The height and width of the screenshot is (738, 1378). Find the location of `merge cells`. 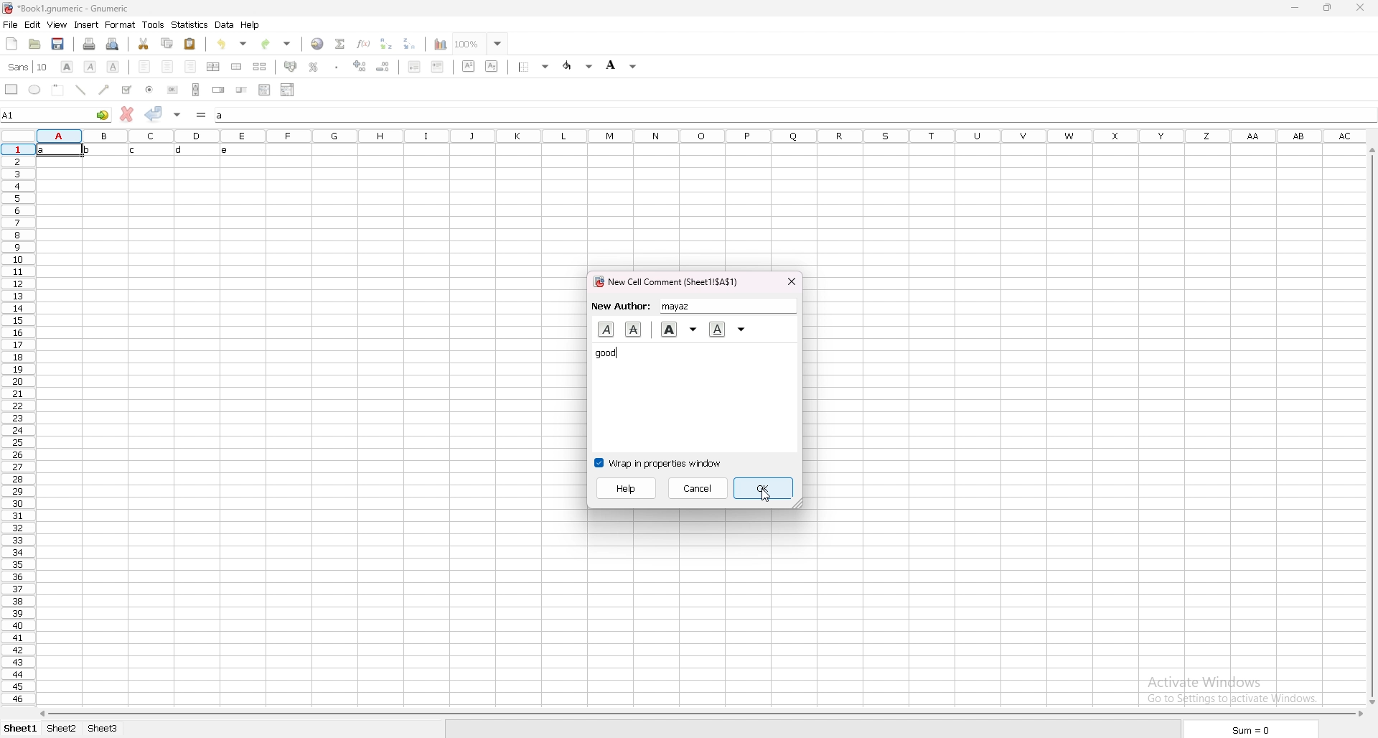

merge cells is located at coordinates (236, 66).